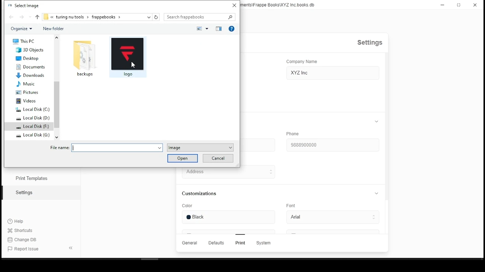 This screenshot has width=485, height=272. Describe the element at coordinates (33, 118) in the screenshot. I see `Local Disk (D:)` at that location.